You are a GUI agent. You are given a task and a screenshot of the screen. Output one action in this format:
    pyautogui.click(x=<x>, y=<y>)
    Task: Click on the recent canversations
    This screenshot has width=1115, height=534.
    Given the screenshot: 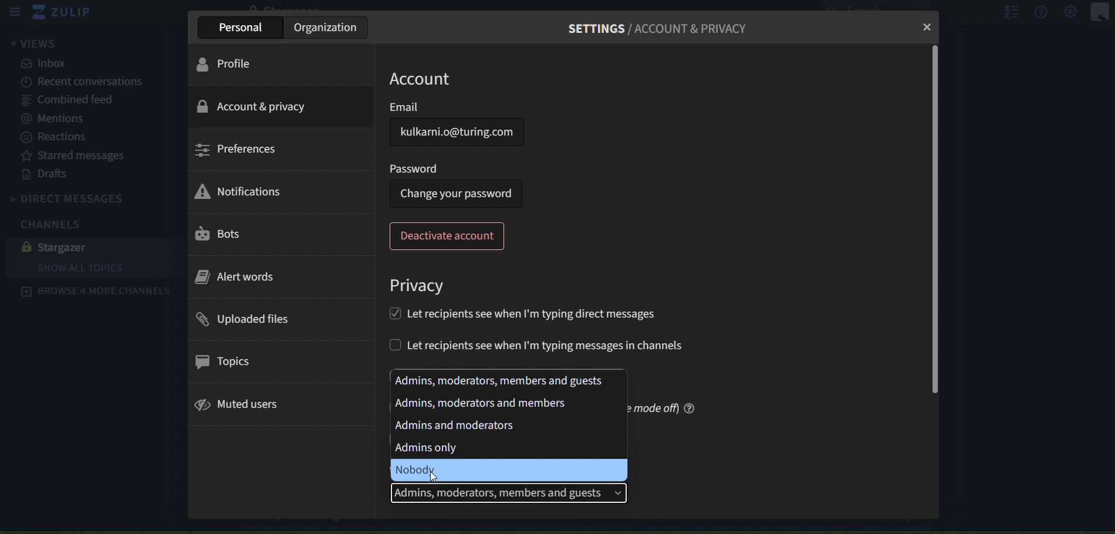 What is the action you would take?
    pyautogui.click(x=76, y=82)
    